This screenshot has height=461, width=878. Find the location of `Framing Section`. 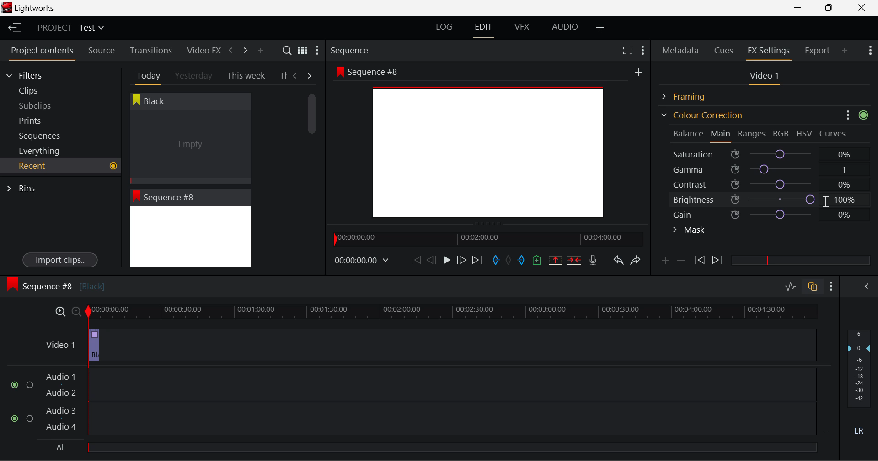

Framing Section is located at coordinates (691, 95).